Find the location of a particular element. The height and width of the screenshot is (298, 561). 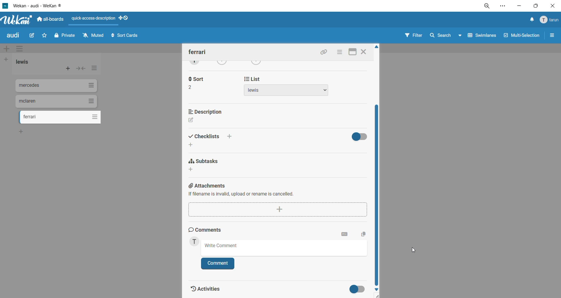

minimize is located at coordinates (519, 6).